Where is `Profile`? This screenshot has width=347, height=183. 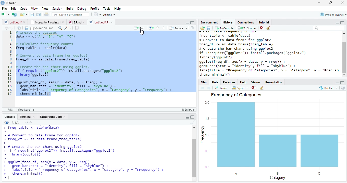 Profile is located at coordinates (95, 9).